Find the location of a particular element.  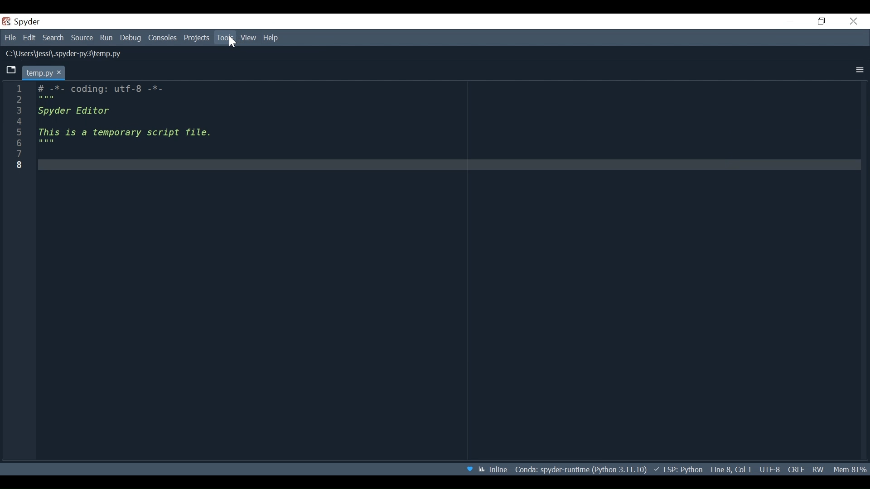

Edit is located at coordinates (30, 38).